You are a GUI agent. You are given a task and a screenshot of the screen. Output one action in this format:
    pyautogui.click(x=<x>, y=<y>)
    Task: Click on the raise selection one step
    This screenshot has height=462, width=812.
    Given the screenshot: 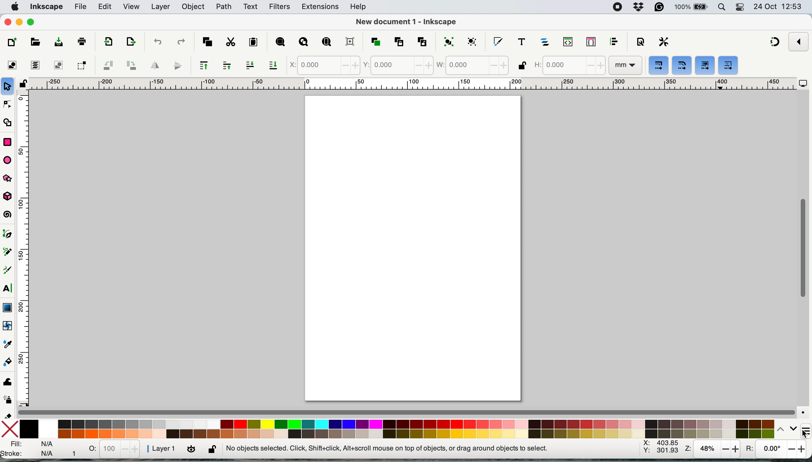 What is the action you would take?
    pyautogui.click(x=228, y=66)
    